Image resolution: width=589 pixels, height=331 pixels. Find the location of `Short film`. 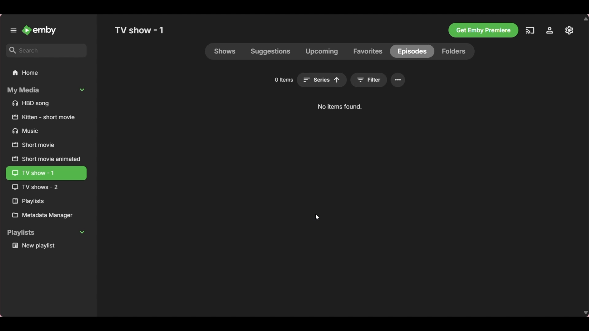

Short film is located at coordinates (46, 145).